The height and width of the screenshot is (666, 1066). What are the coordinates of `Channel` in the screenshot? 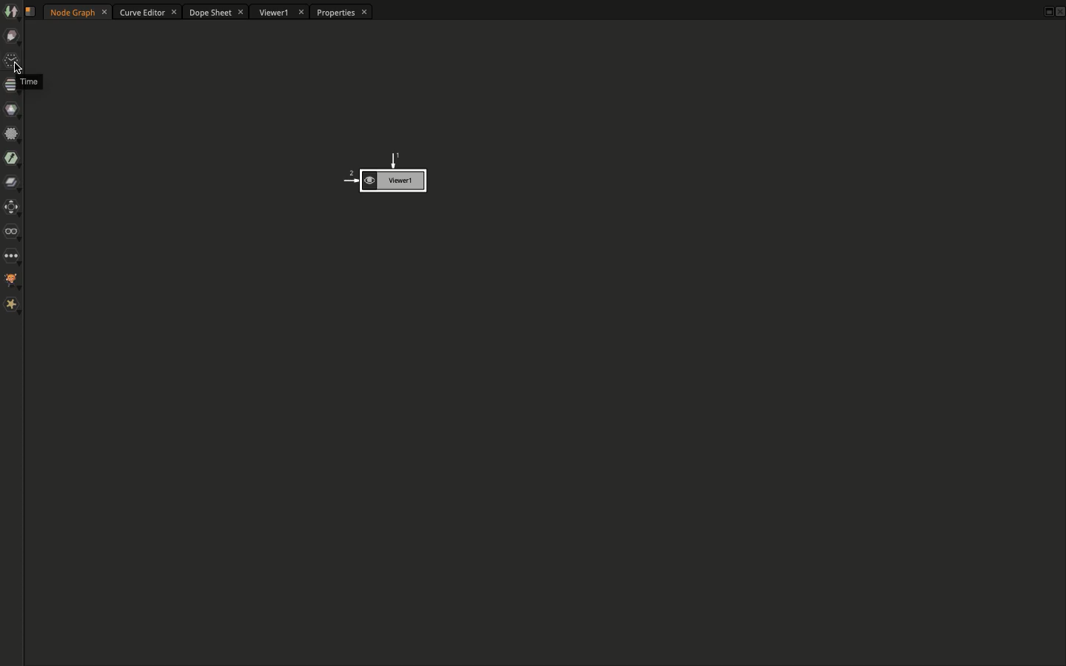 It's located at (8, 84).